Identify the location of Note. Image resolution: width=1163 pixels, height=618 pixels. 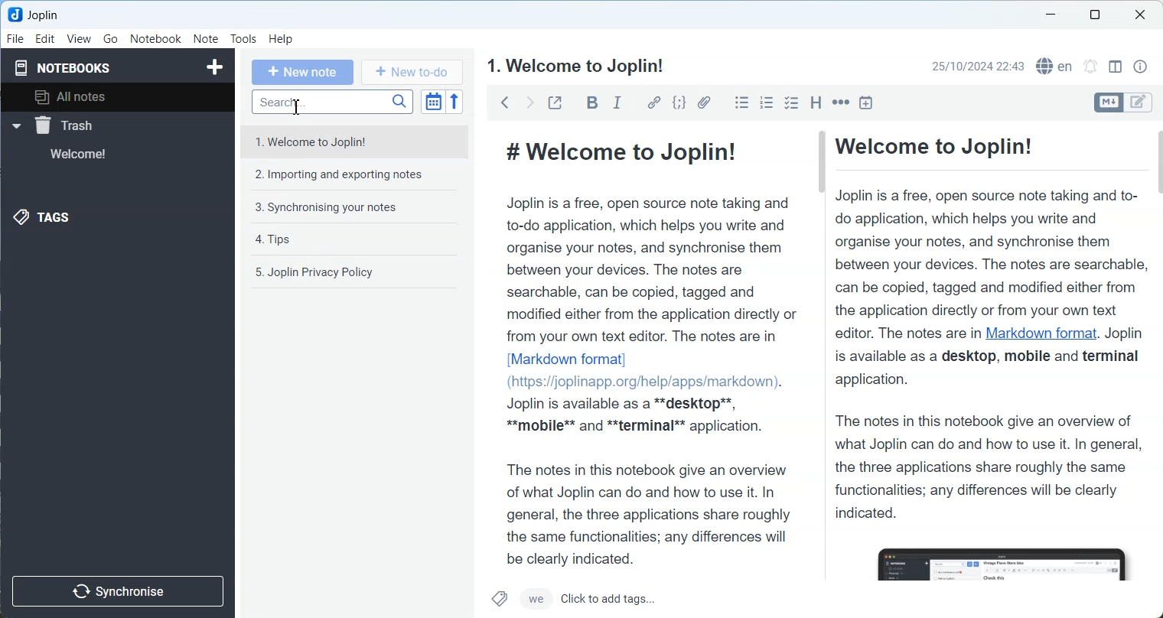
(205, 38).